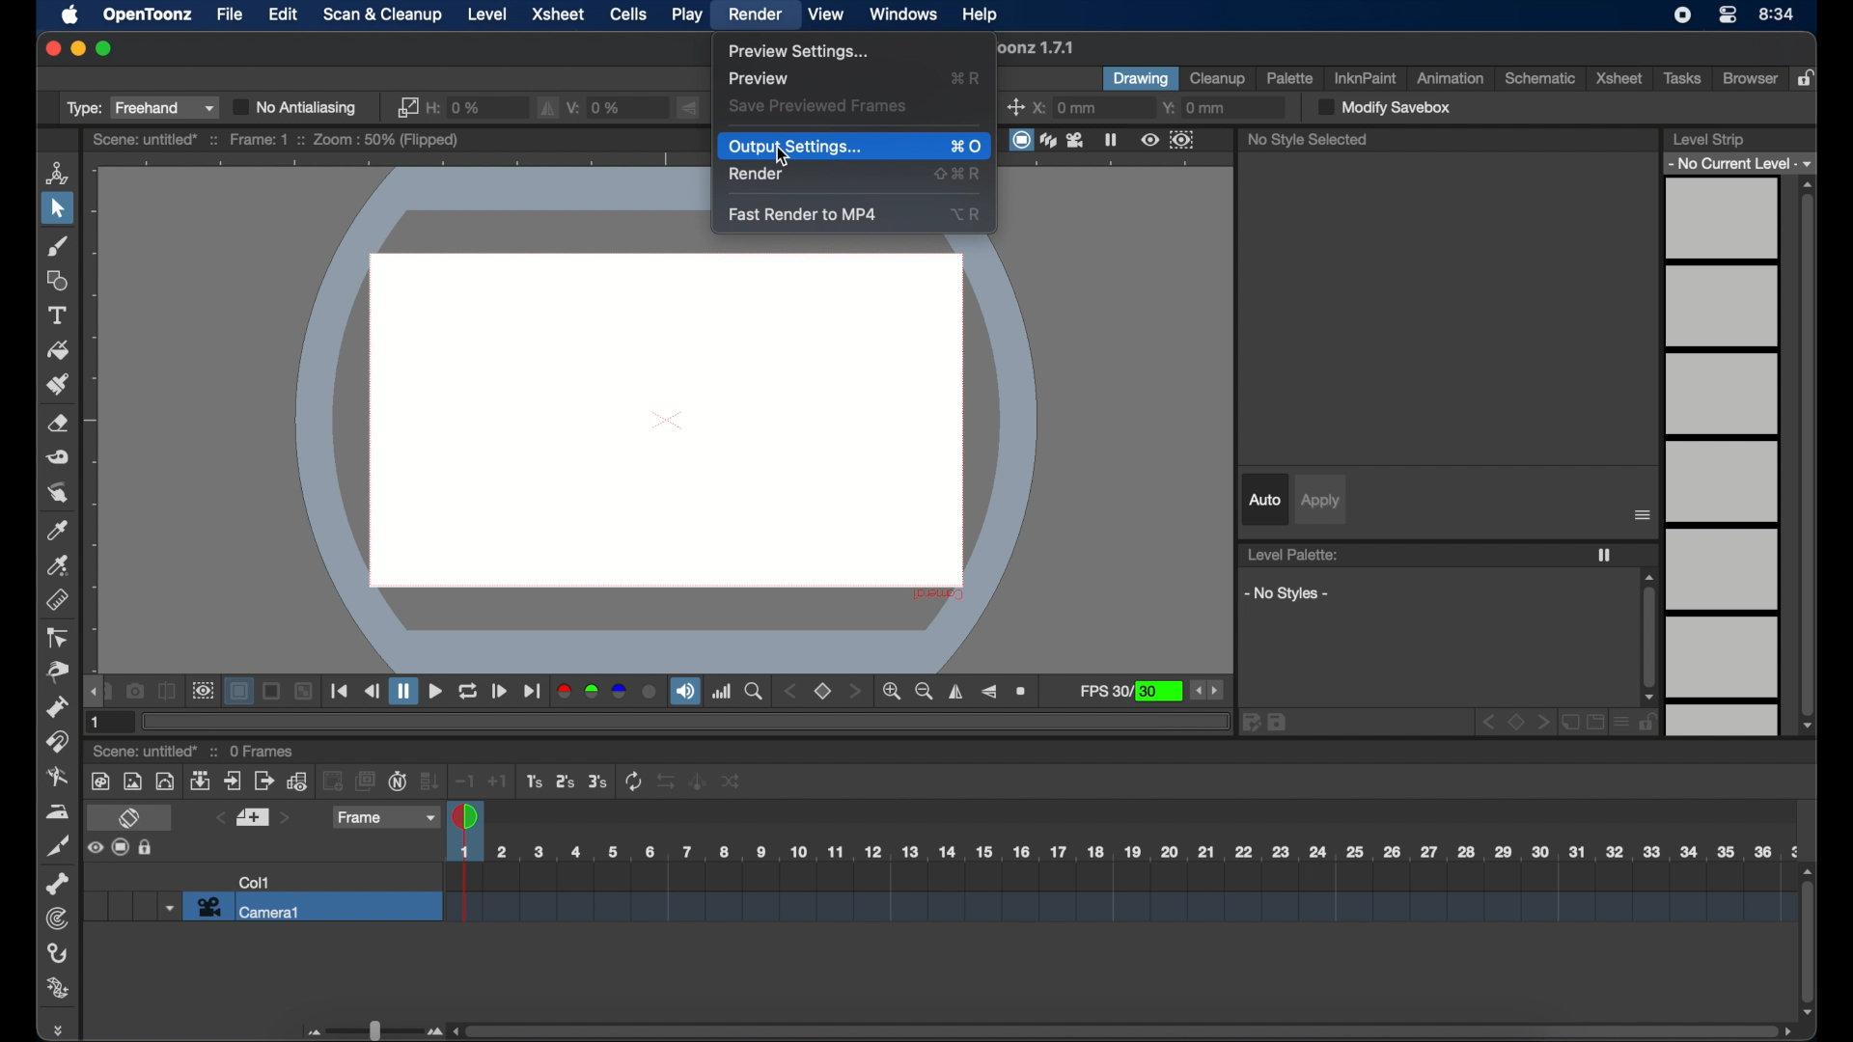  I want to click on shape tool, so click(57, 280).